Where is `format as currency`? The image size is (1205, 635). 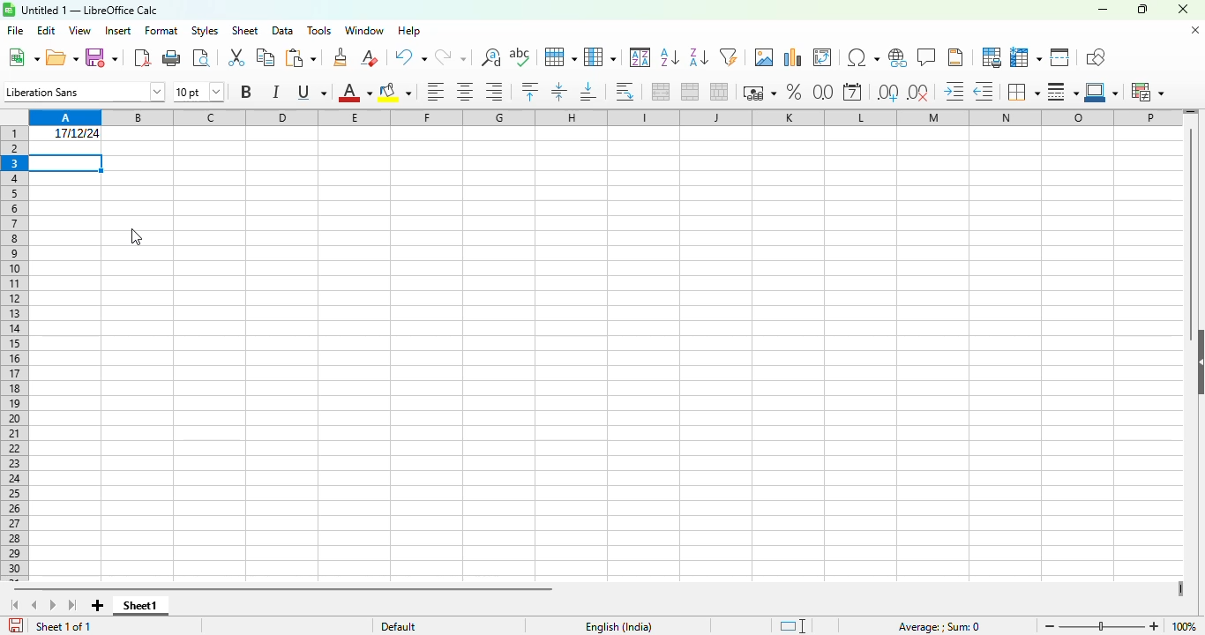
format as currency is located at coordinates (759, 93).